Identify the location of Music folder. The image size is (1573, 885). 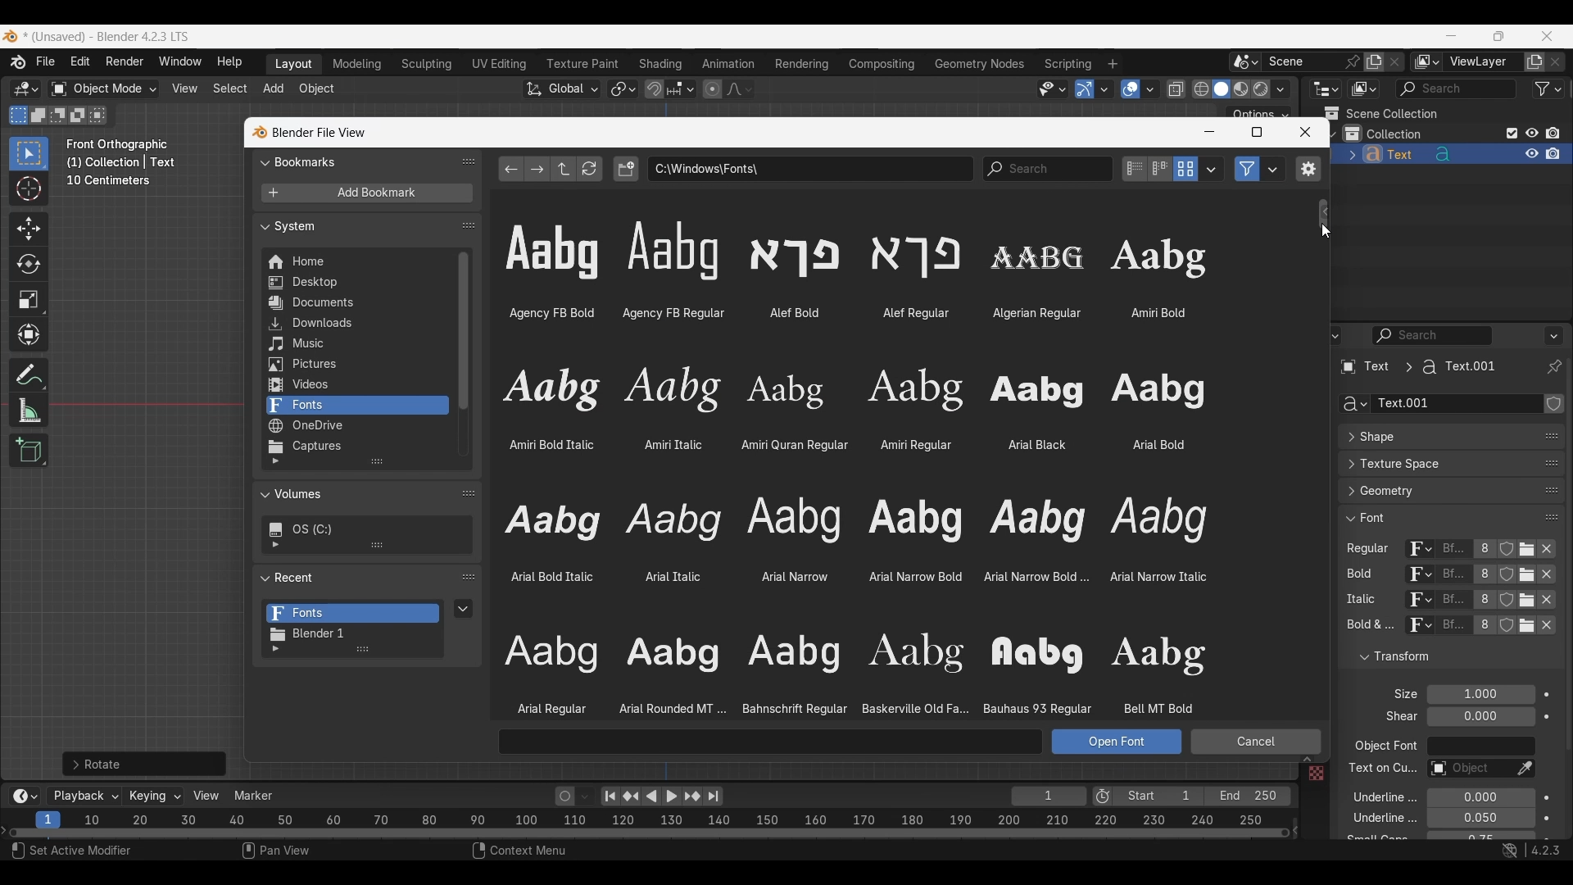
(355, 344).